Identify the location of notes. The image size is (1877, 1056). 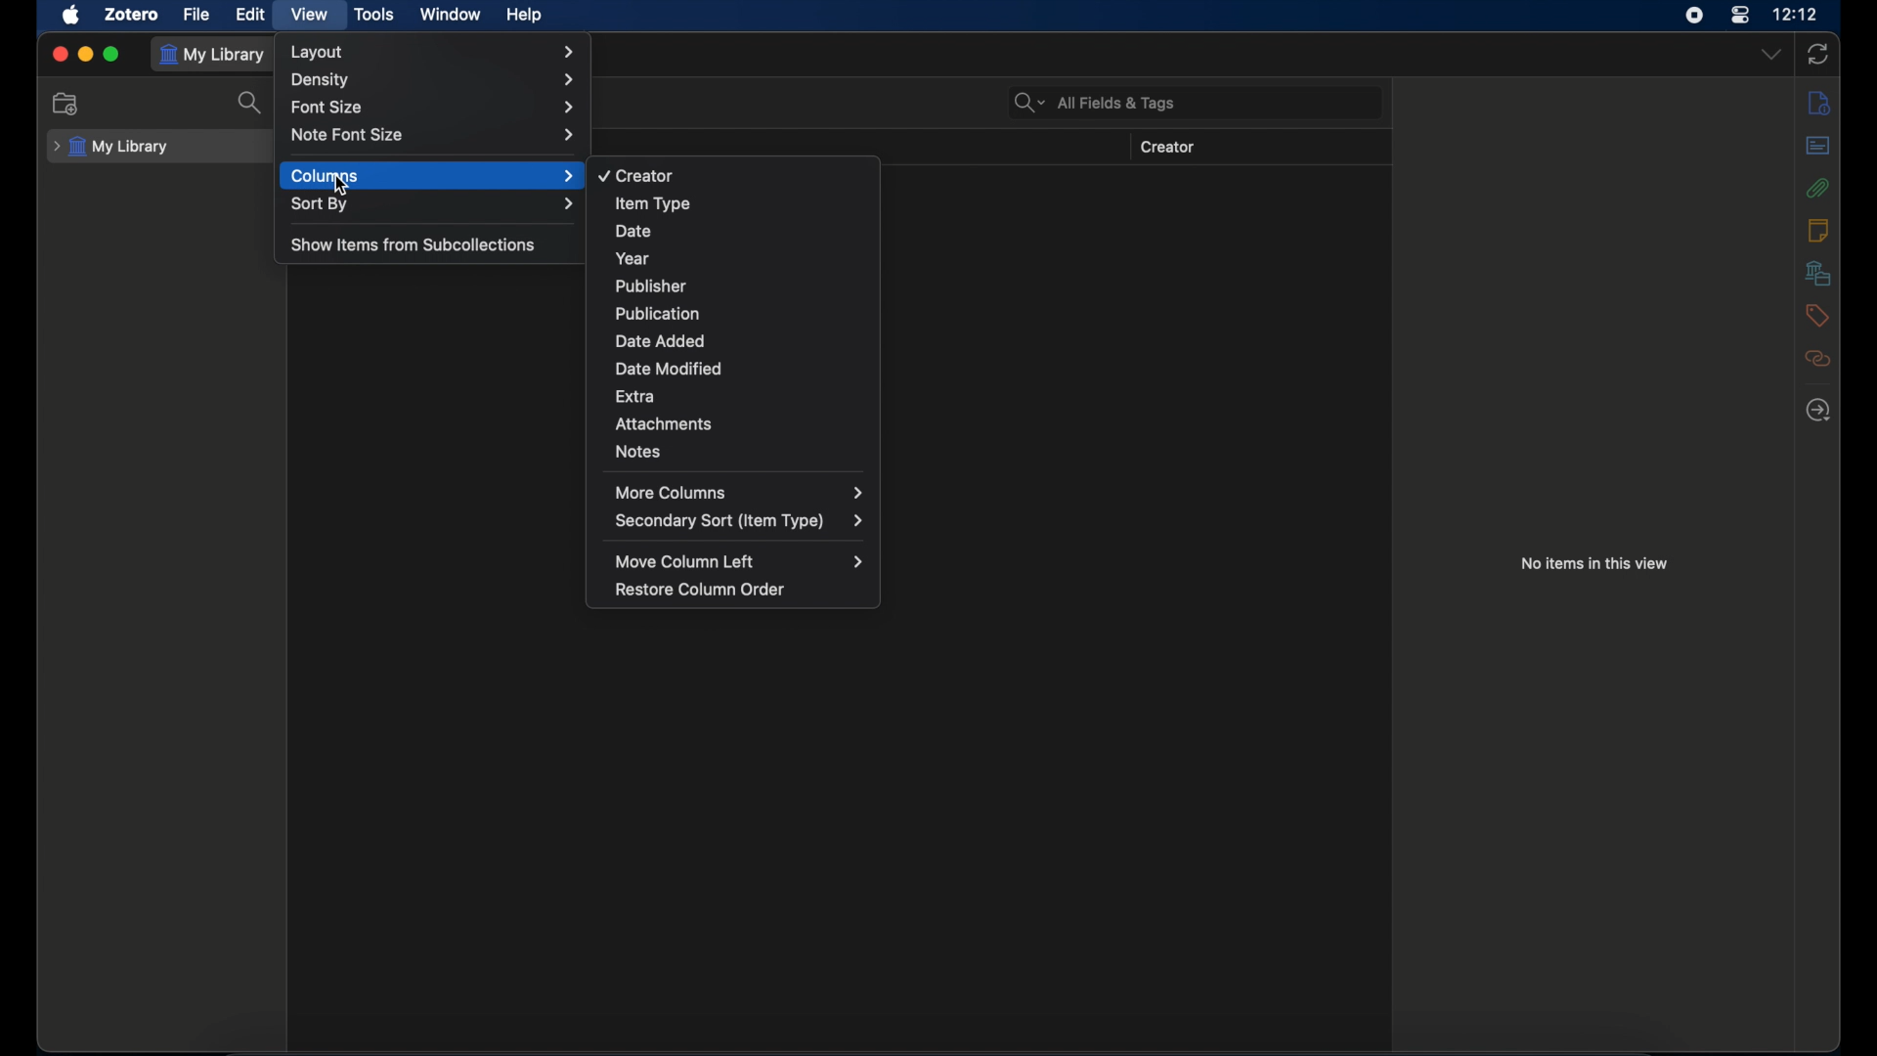
(1817, 229).